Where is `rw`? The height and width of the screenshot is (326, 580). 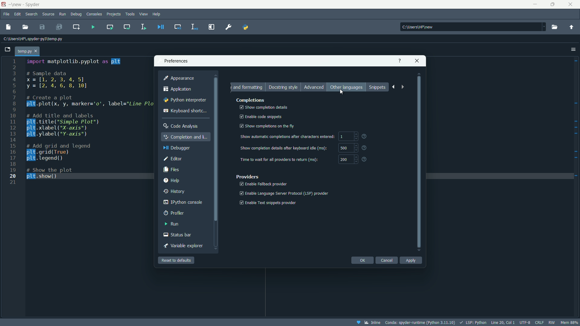
rw is located at coordinates (553, 322).